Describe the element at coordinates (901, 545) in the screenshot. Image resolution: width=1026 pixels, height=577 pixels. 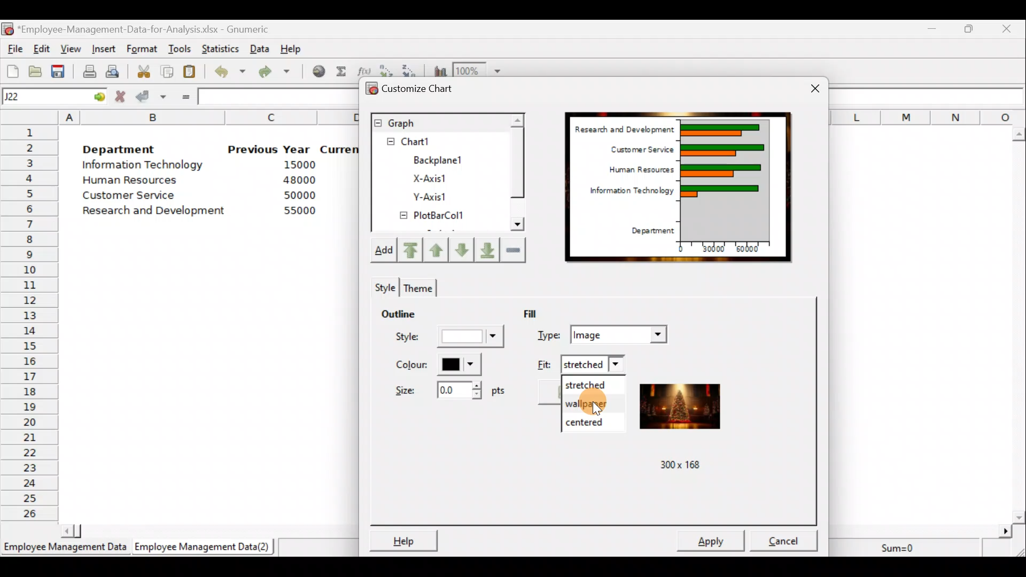
I see `Sum=0` at that location.